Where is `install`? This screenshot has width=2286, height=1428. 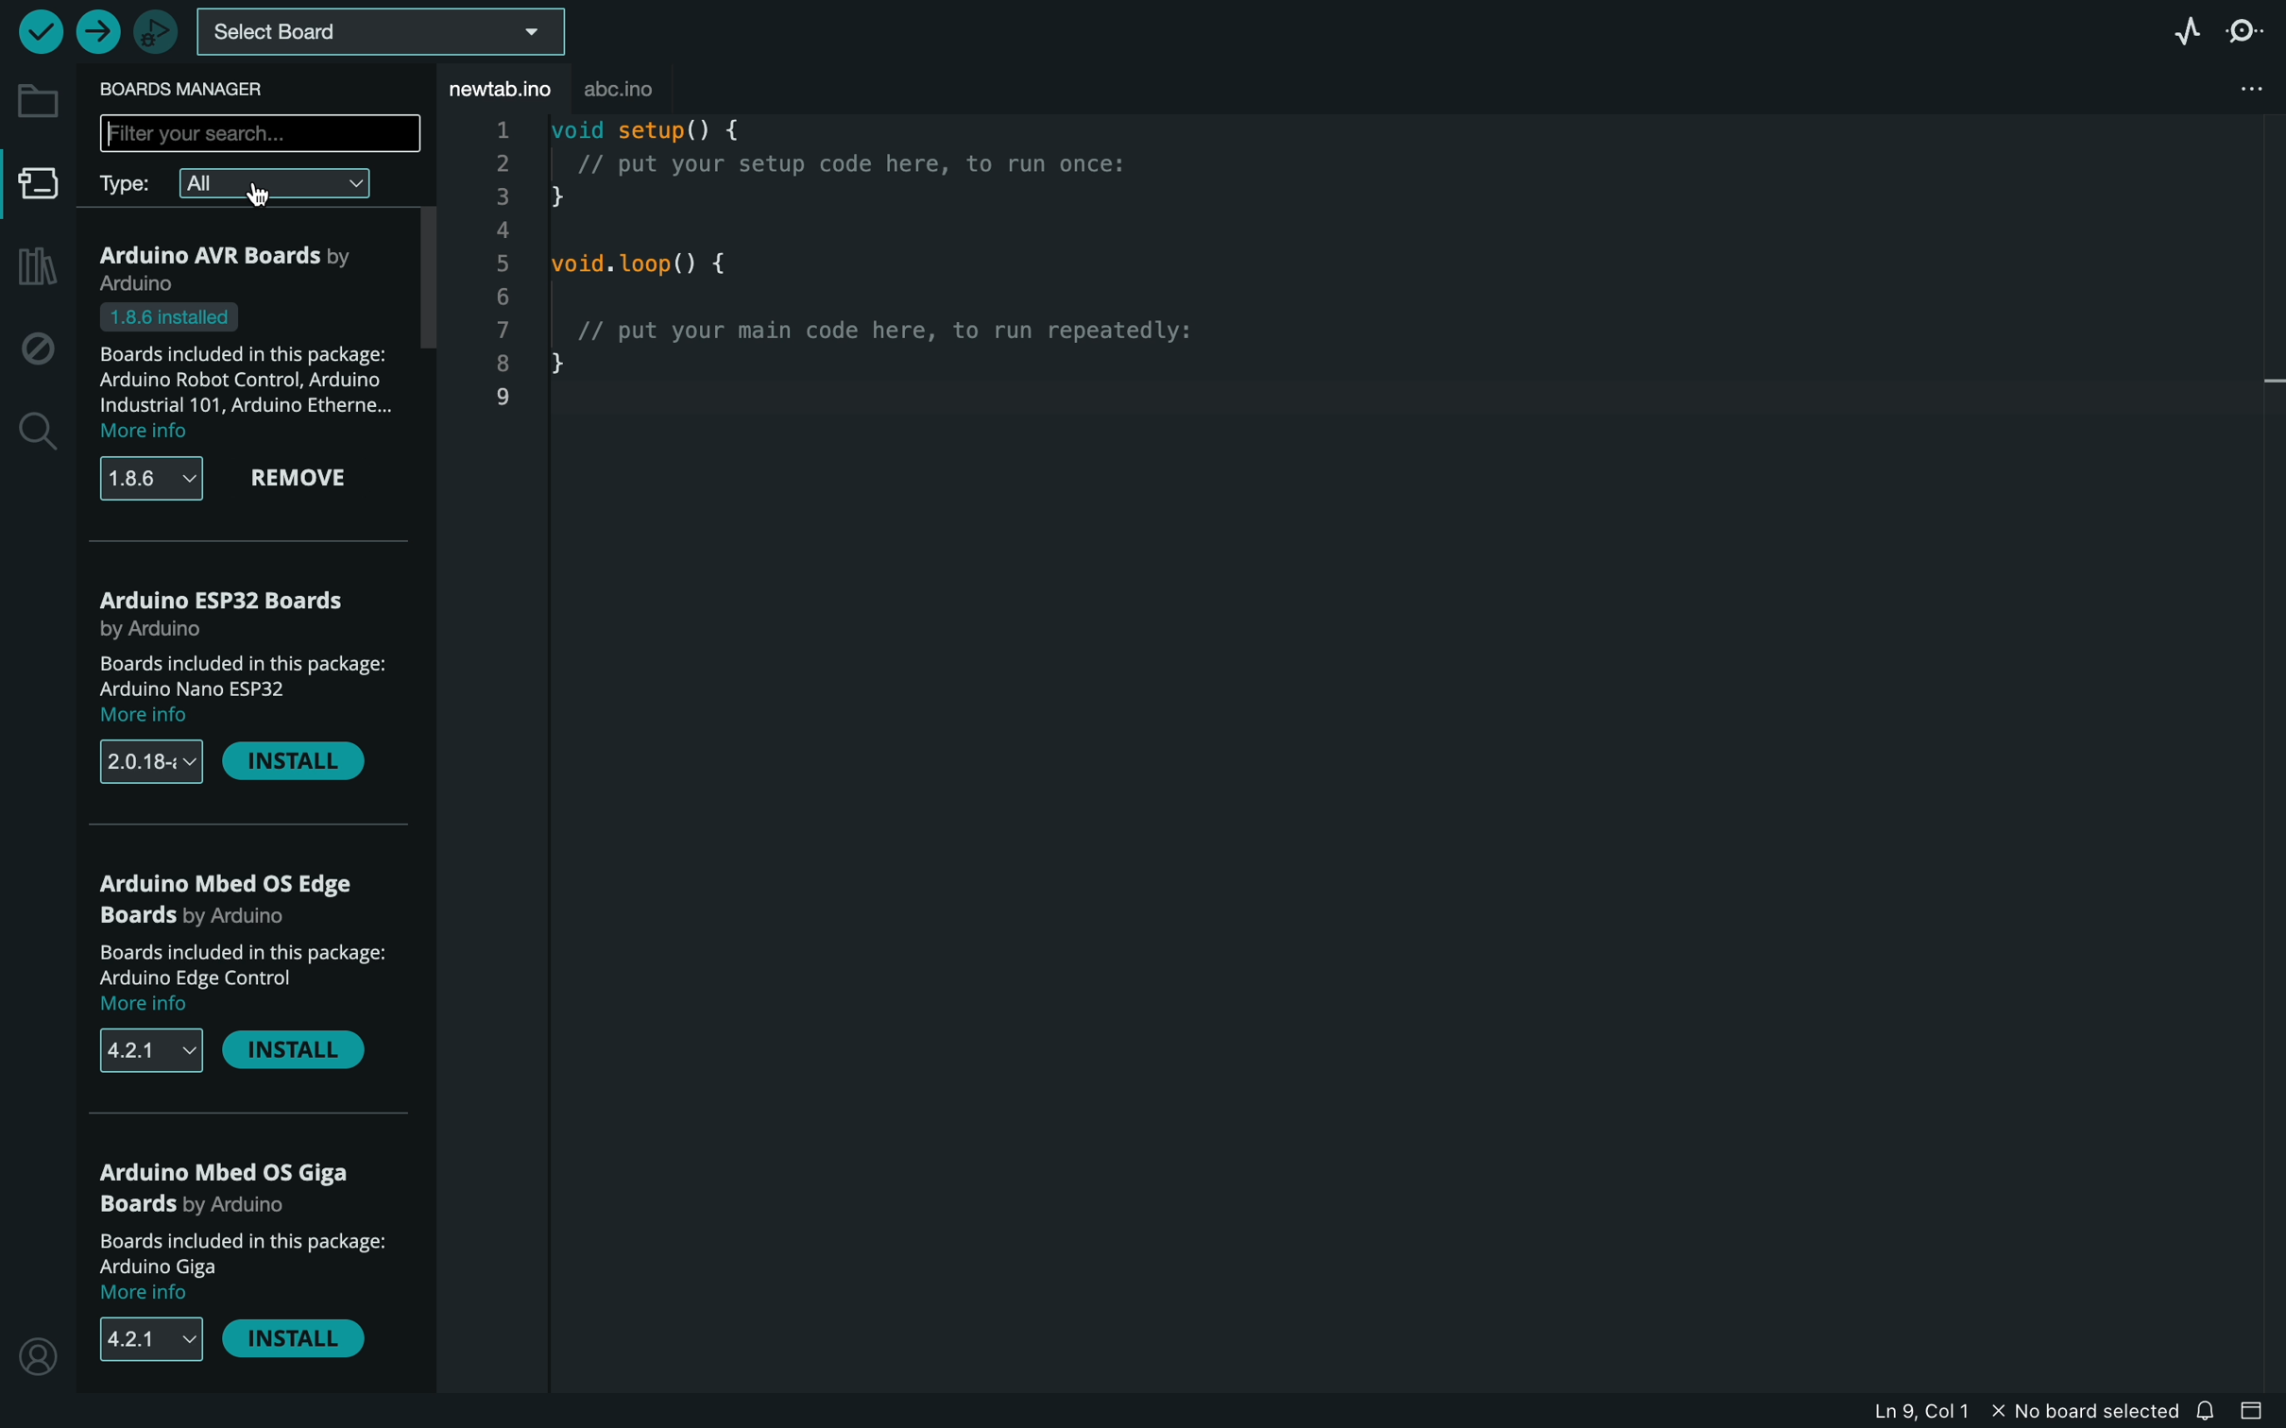 install is located at coordinates (295, 1337).